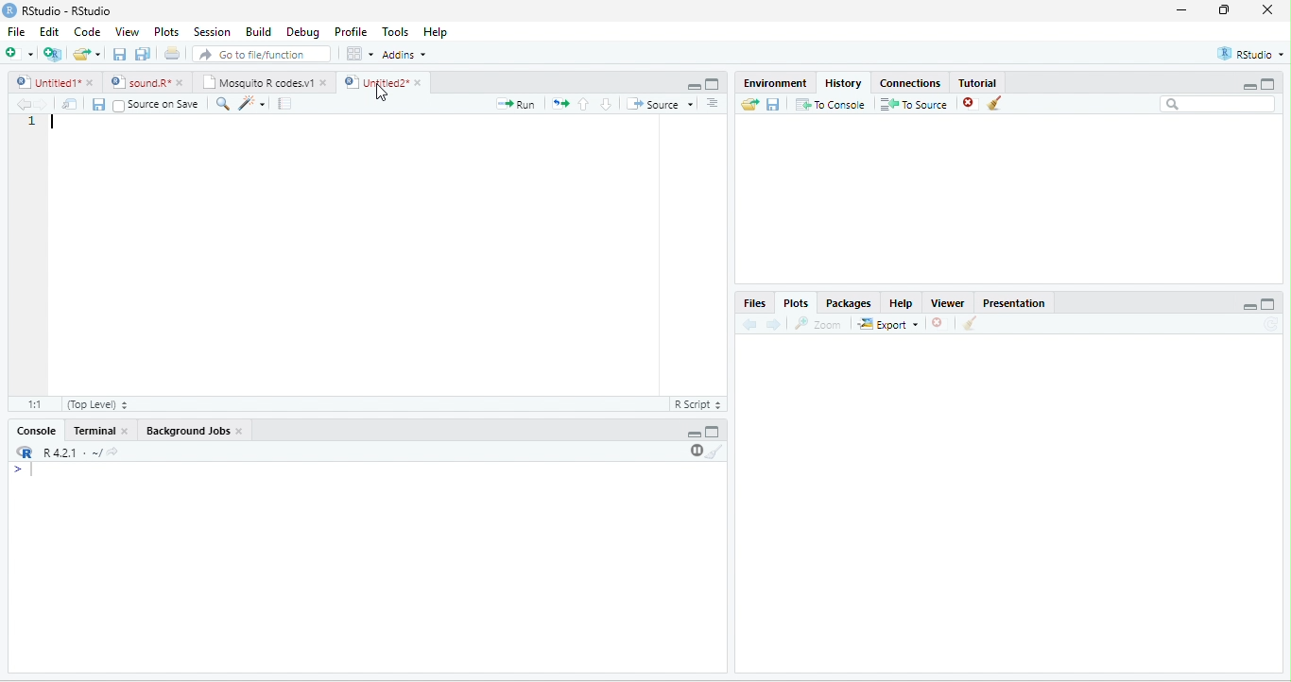 This screenshot has height=682, width=1291. Describe the element at coordinates (715, 452) in the screenshot. I see `clear` at that location.